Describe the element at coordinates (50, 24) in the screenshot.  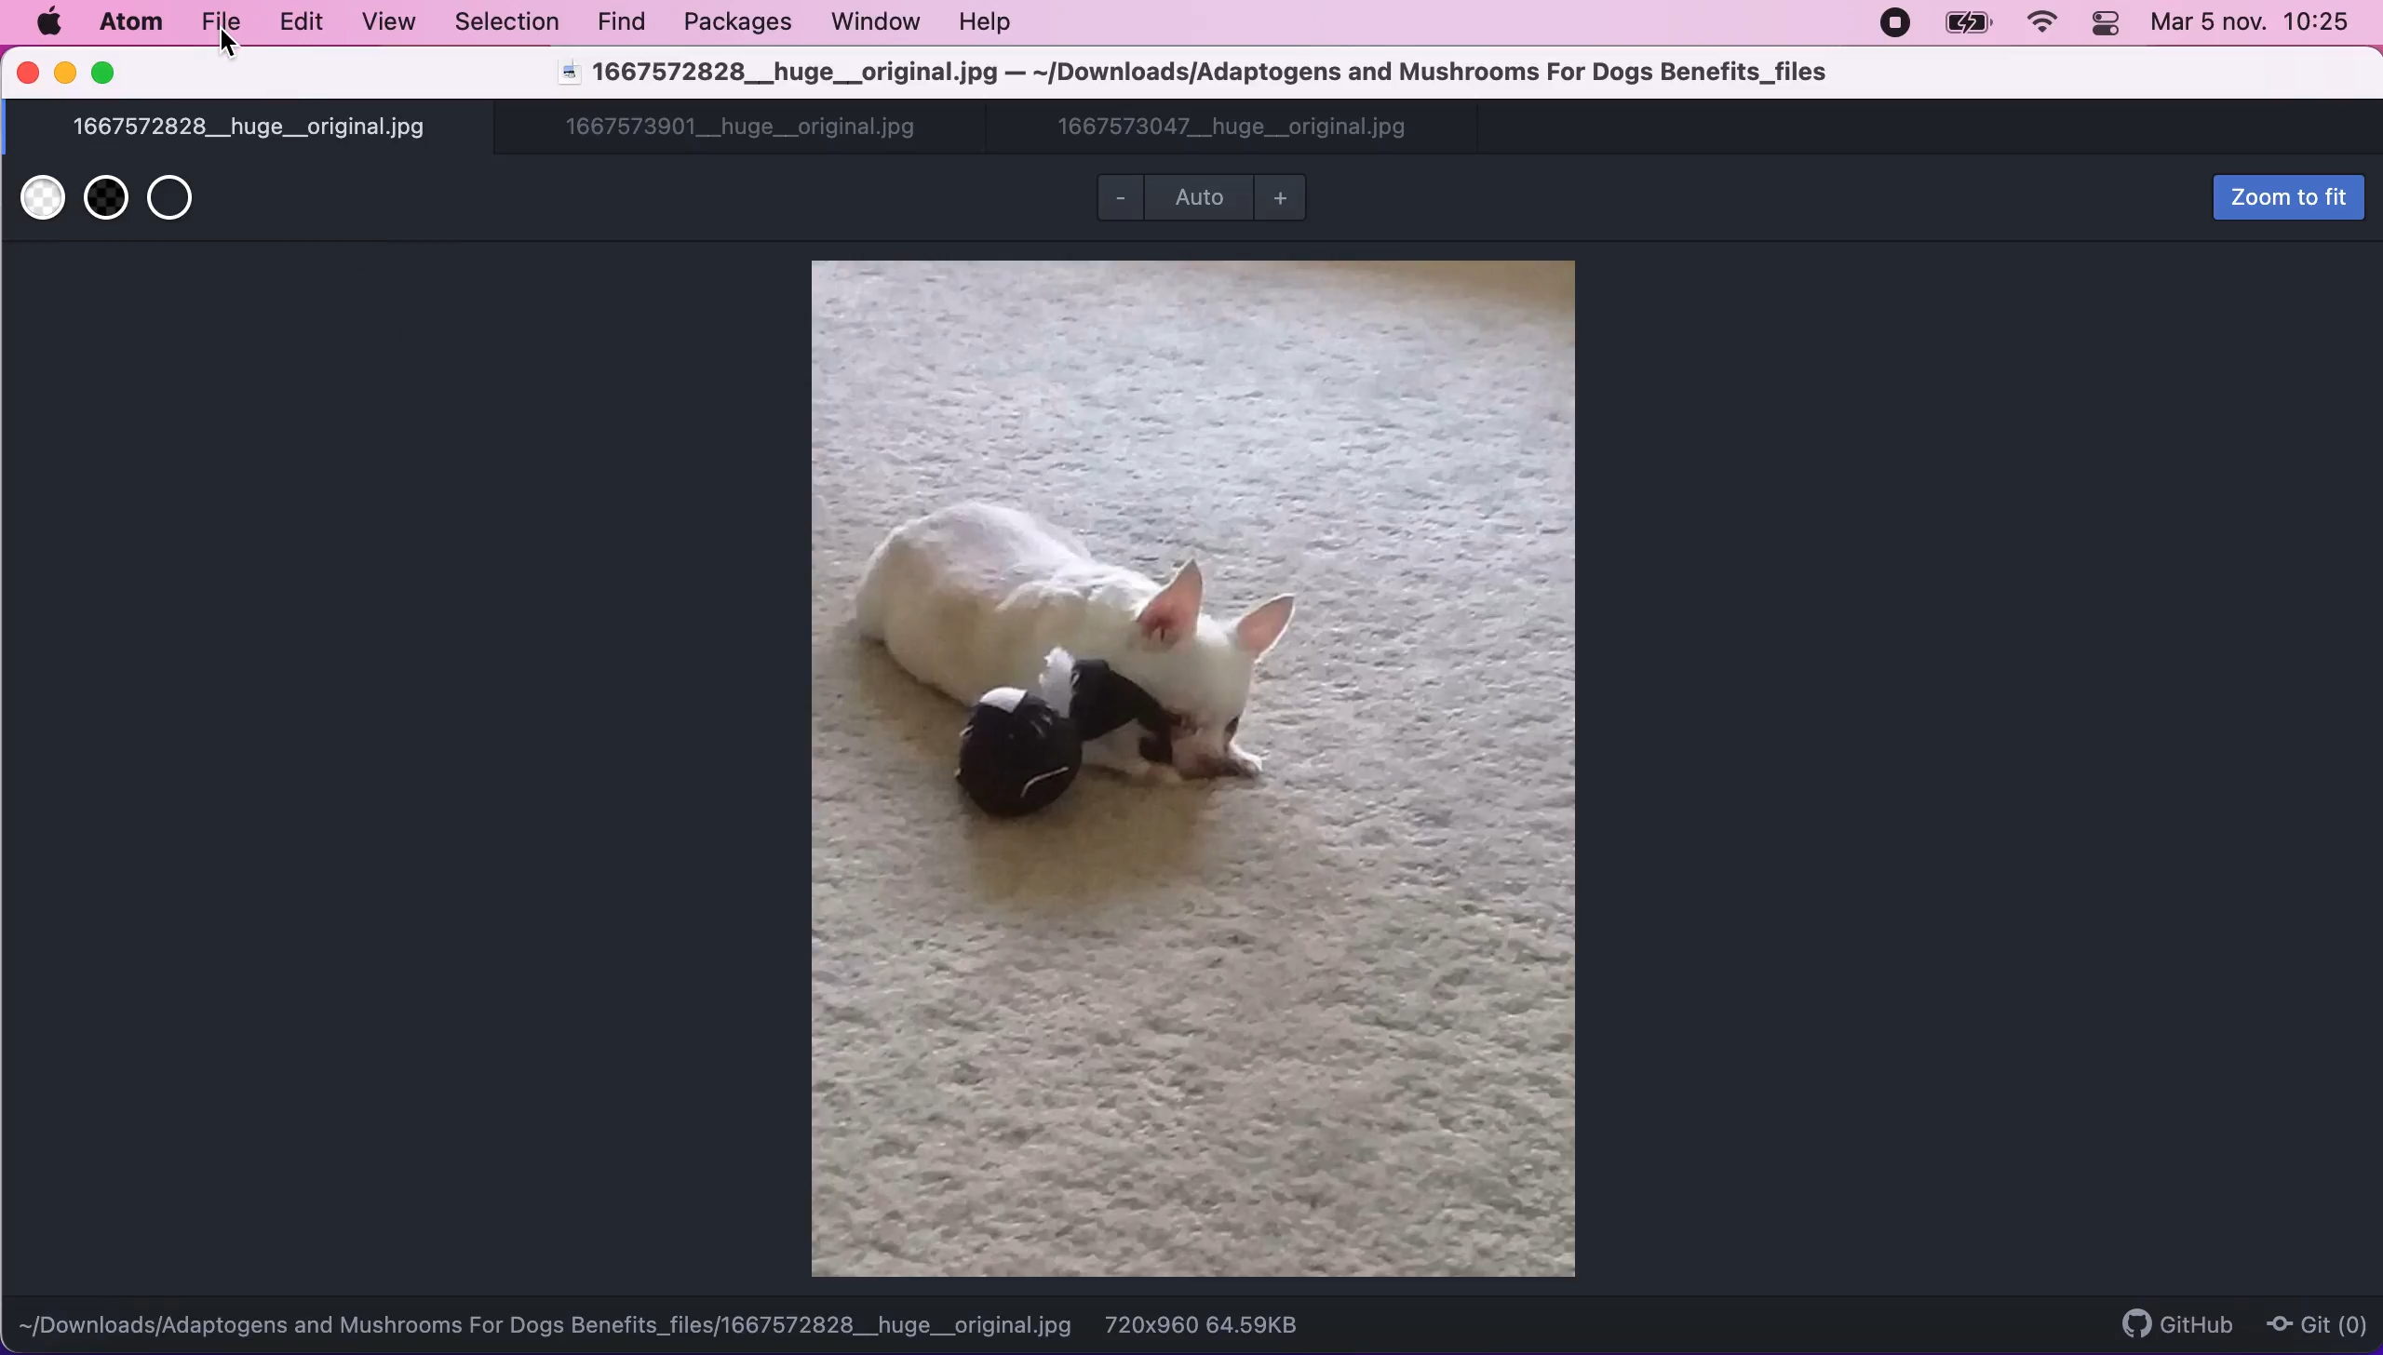
I see `mac logo` at that location.